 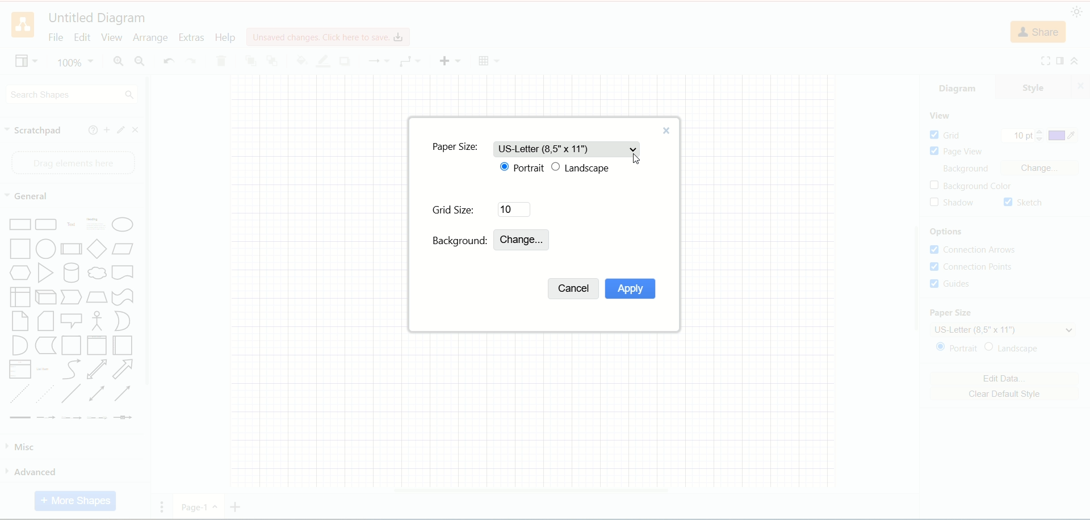 I want to click on Text, so click(x=72, y=226).